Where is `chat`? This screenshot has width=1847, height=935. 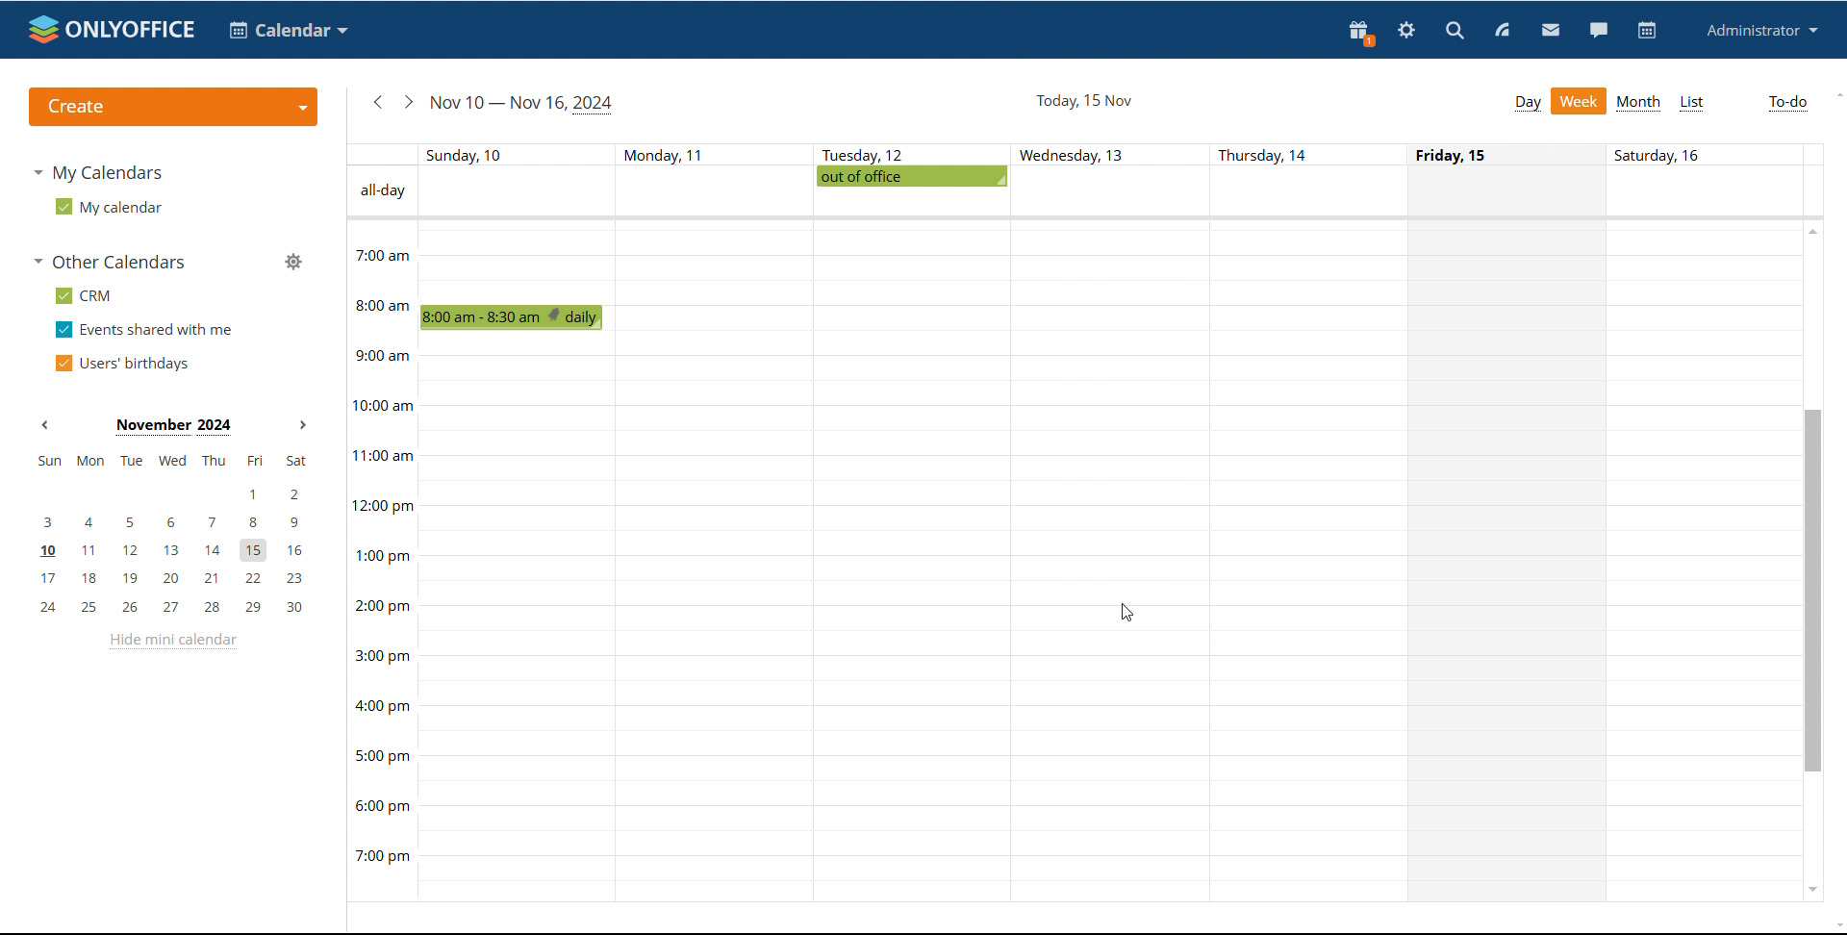
chat is located at coordinates (1596, 30).